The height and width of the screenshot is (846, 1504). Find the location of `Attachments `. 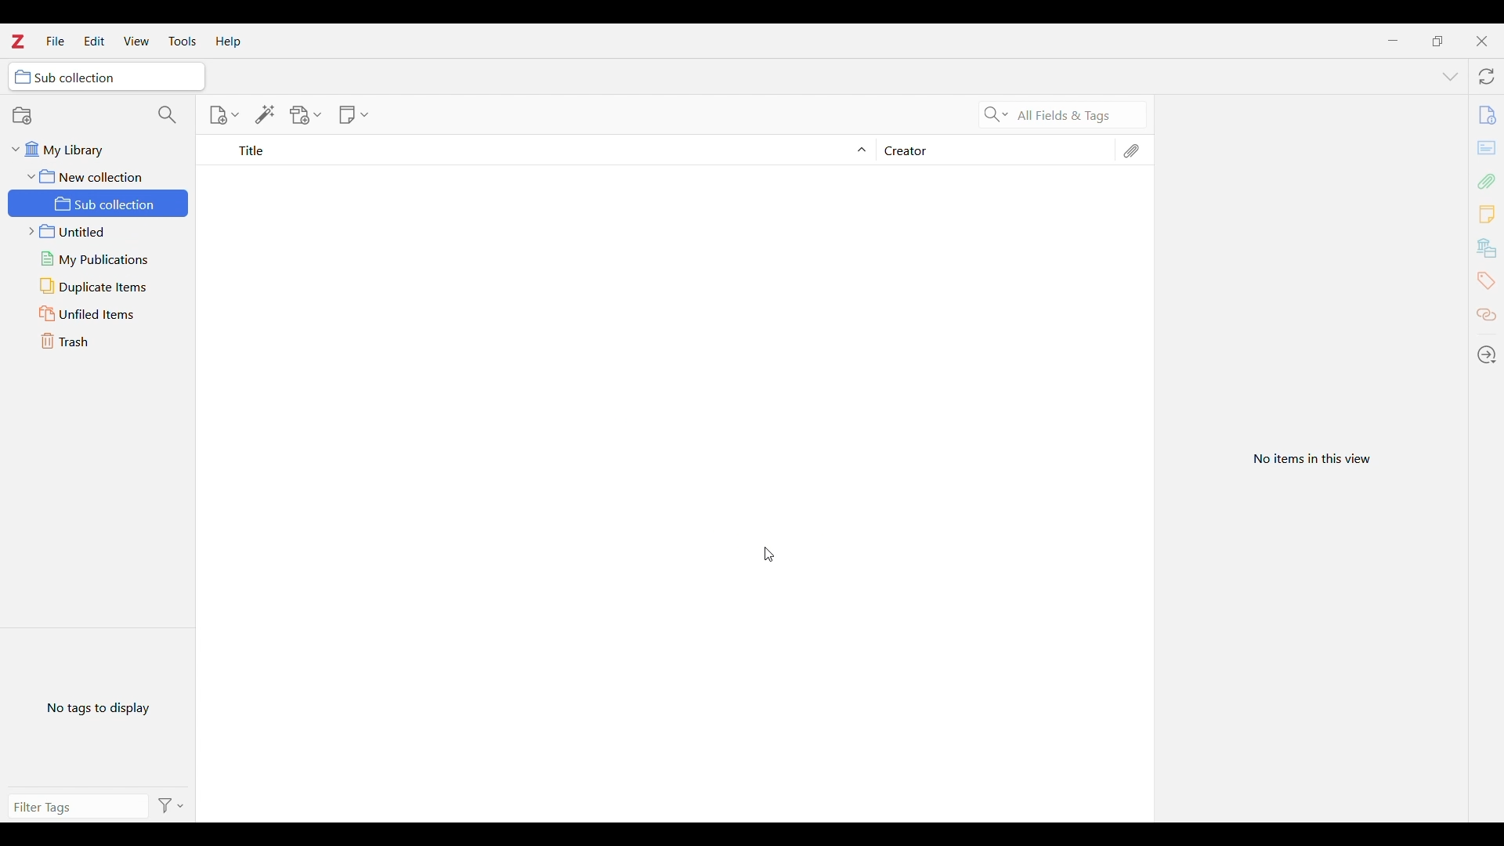

Attachments  is located at coordinates (1130, 151).